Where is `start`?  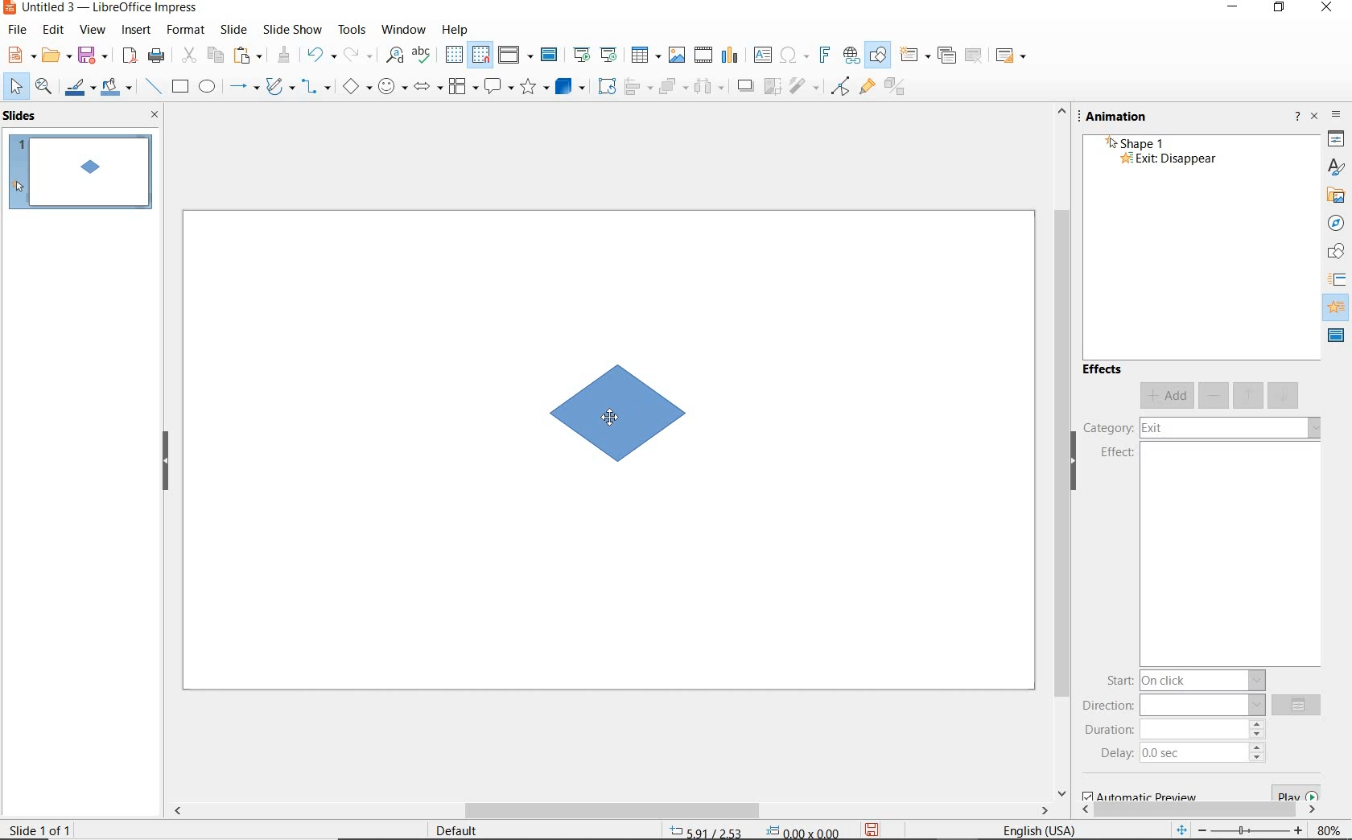
start is located at coordinates (1185, 680).